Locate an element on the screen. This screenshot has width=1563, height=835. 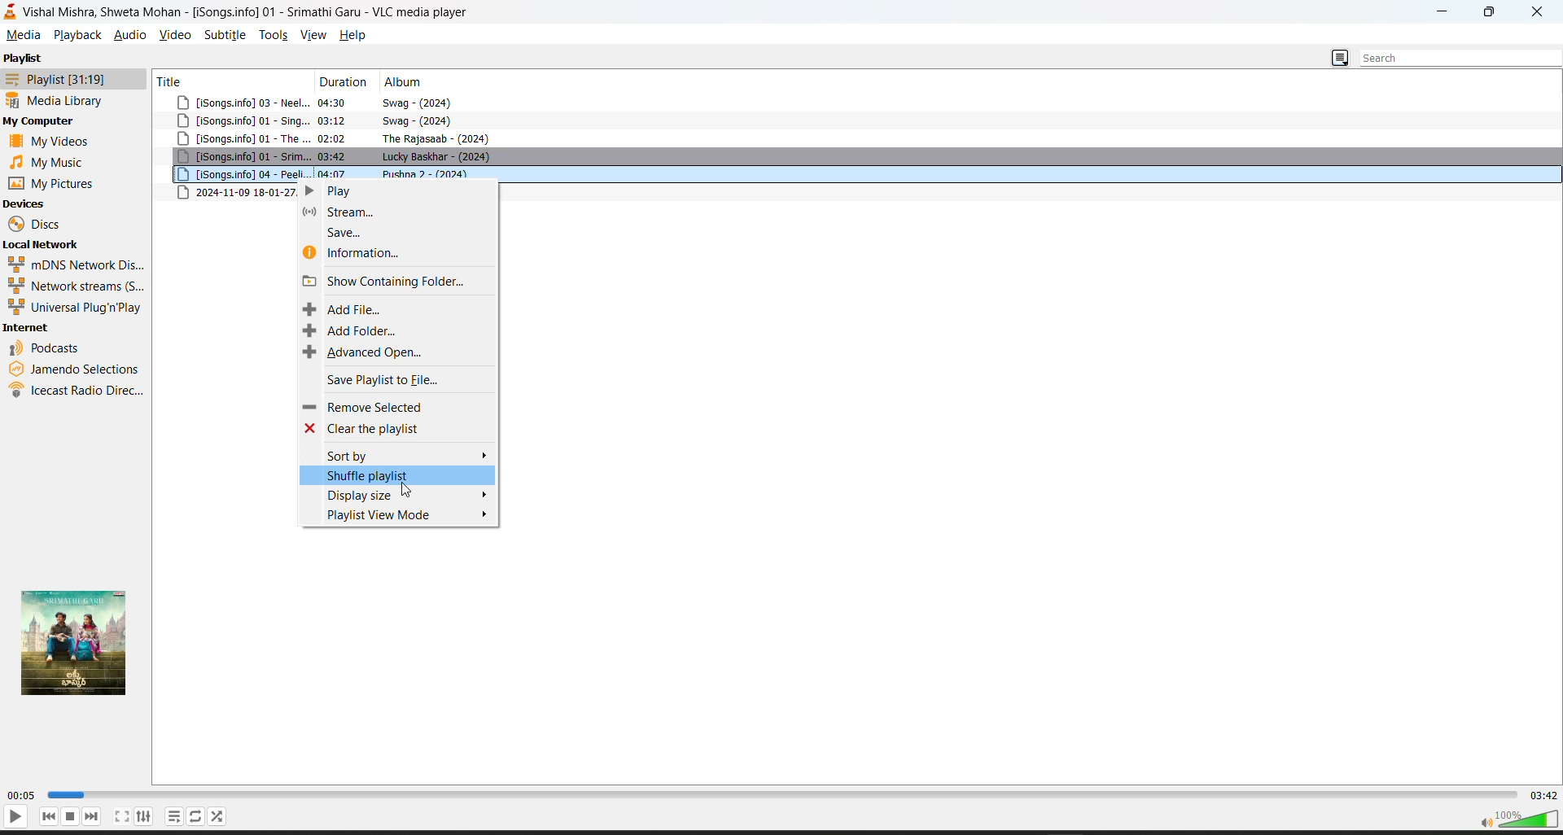
pushpa 2-2024 is located at coordinates (433, 174).